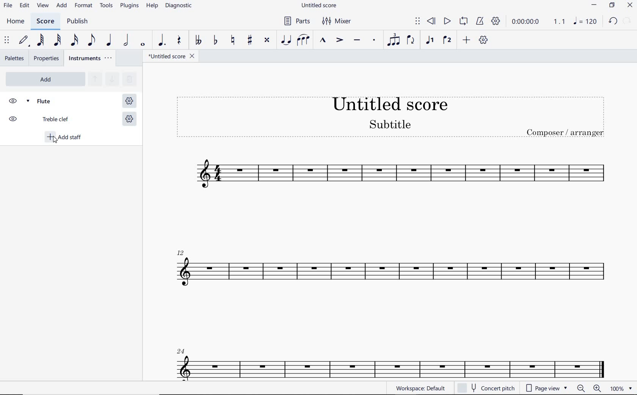 The image size is (637, 395). What do you see at coordinates (7, 41) in the screenshot?
I see `SELECT TO MOVE` at bounding box center [7, 41].